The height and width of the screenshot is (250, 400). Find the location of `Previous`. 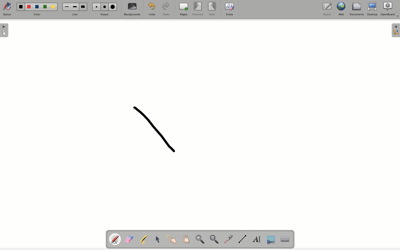

Previous is located at coordinates (199, 9).